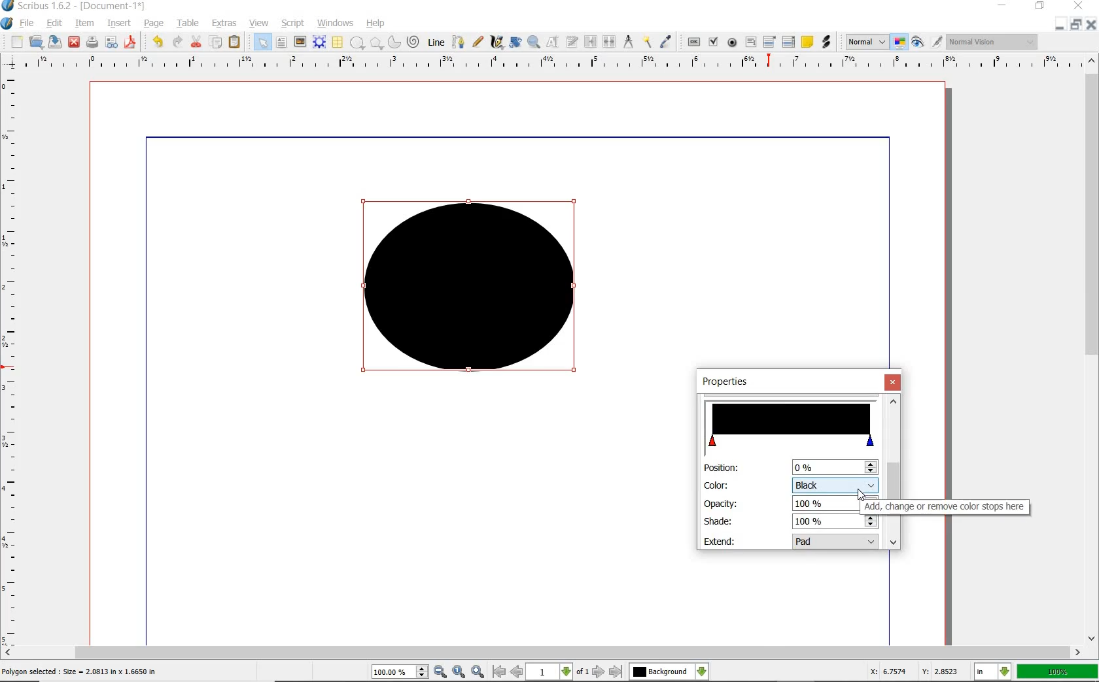 Image resolution: width=1099 pixels, height=682 pixels. I want to click on EDIT IN PREVIEW MODE, so click(936, 41).